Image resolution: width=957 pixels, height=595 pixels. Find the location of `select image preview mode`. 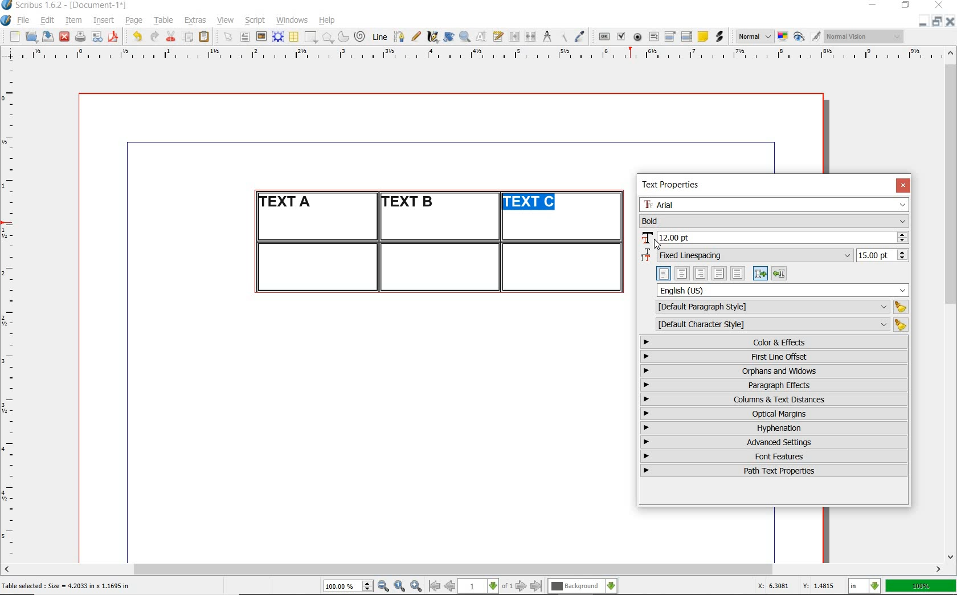

select image preview mode is located at coordinates (754, 37).